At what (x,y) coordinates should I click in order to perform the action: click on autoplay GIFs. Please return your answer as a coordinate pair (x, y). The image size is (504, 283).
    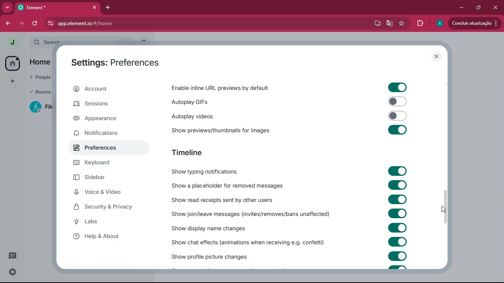
    Looking at the image, I should click on (221, 101).